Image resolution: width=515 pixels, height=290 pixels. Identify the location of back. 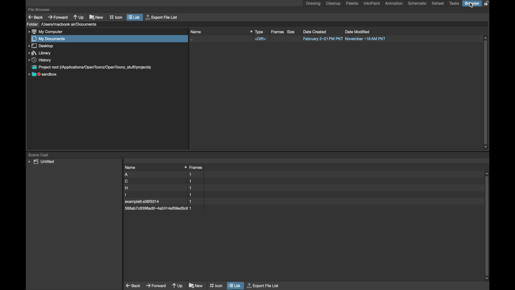
(133, 285).